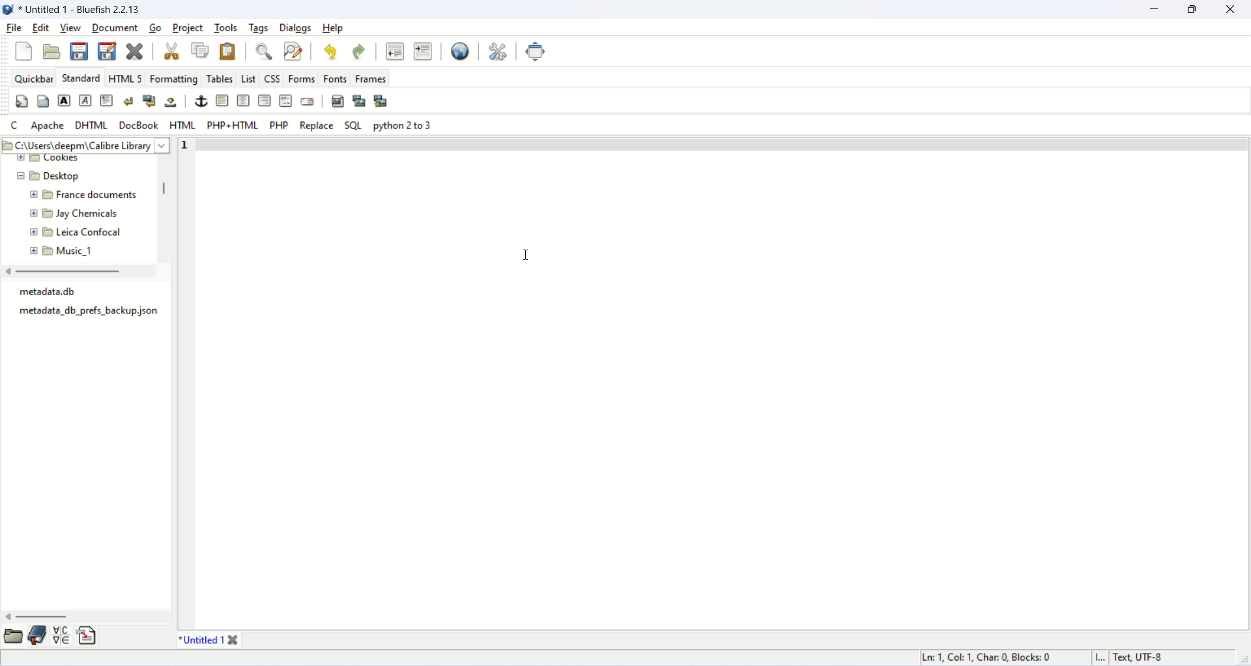 The height and width of the screenshot is (666, 1251). Describe the element at coordinates (278, 124) in the screenshot. I see `PHP` at that location.